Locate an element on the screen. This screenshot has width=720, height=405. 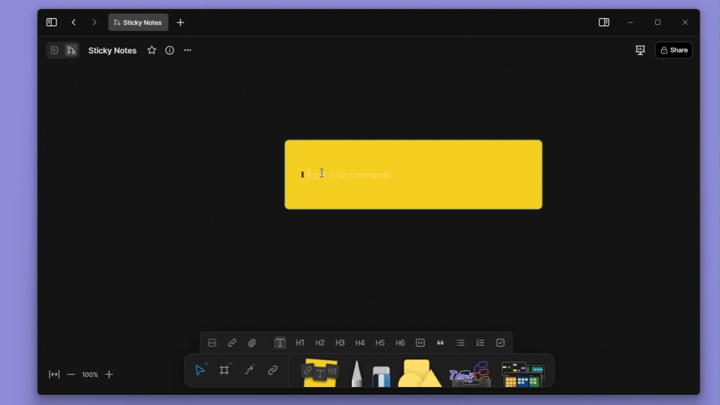
block quote is located at coordinates (442, 344).